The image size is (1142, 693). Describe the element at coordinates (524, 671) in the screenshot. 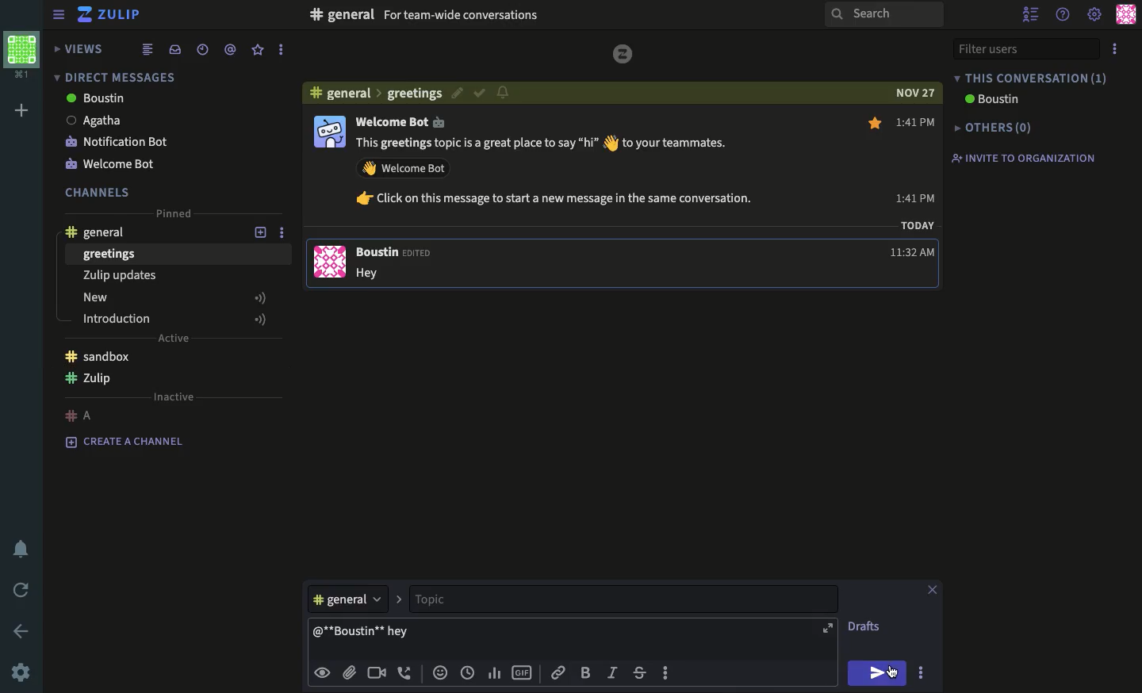

I see `gif` at that location.